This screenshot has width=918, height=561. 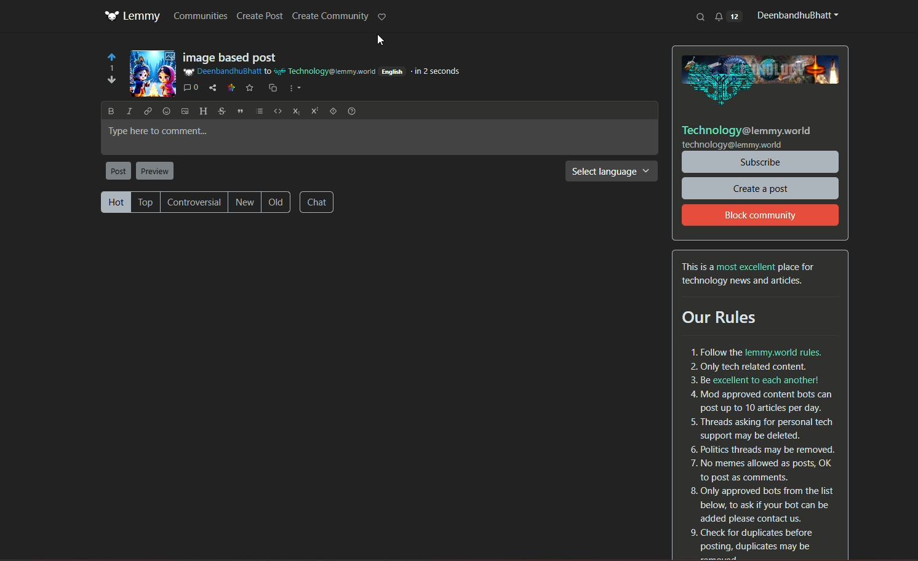 I want to click on bold, so click(x=111, y=112).